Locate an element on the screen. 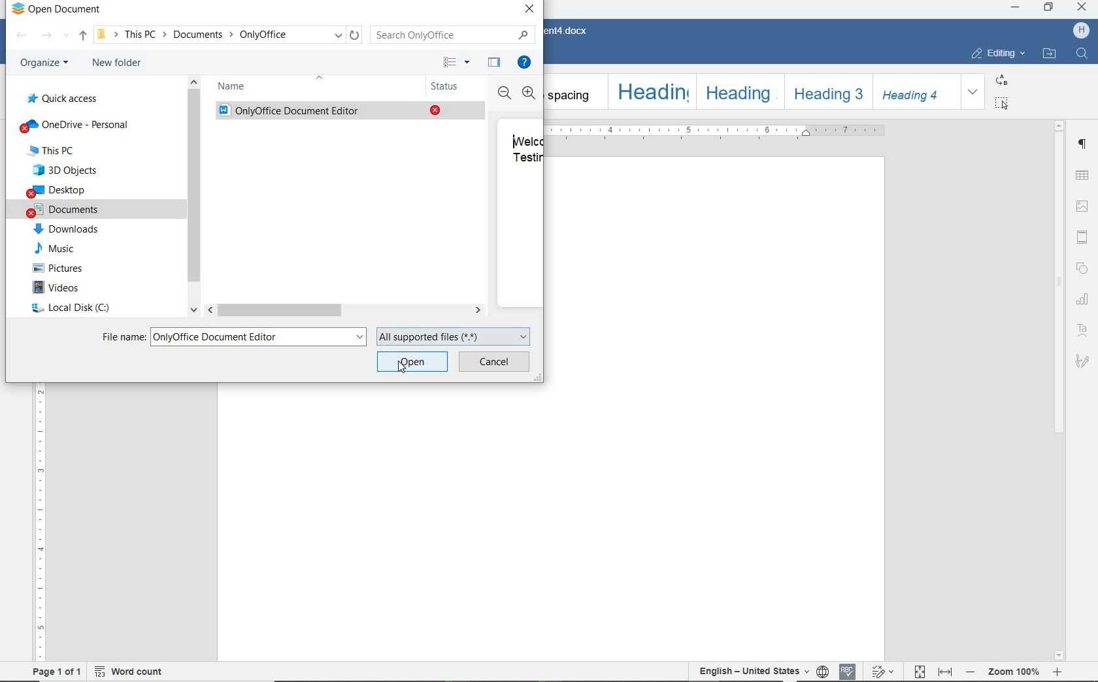 Image resolution: width=1098 pixels, height=682 pixels. all supported files is located at coordinates (457, 337).